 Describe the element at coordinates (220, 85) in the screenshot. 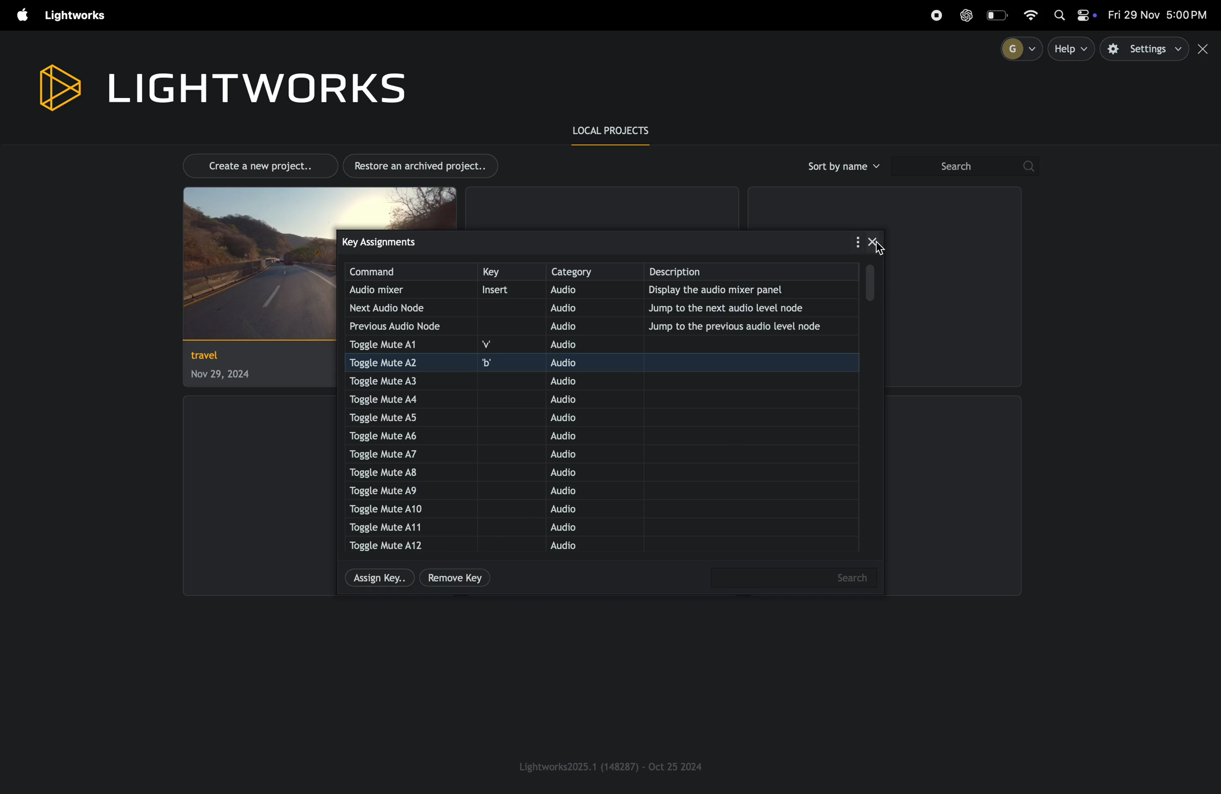

I see `light works` at that location.